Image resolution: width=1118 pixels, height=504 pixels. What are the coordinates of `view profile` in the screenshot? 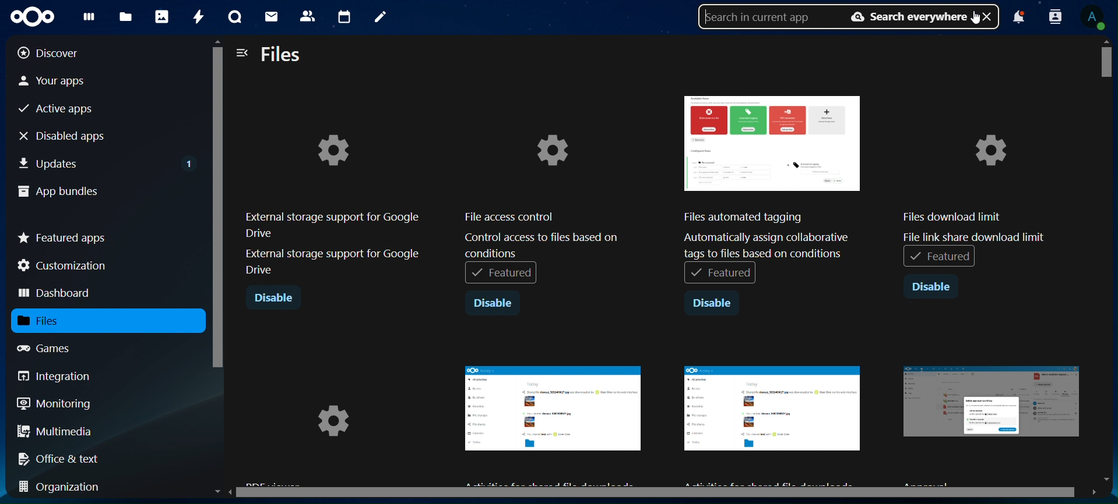 It's located at (1096, 17).